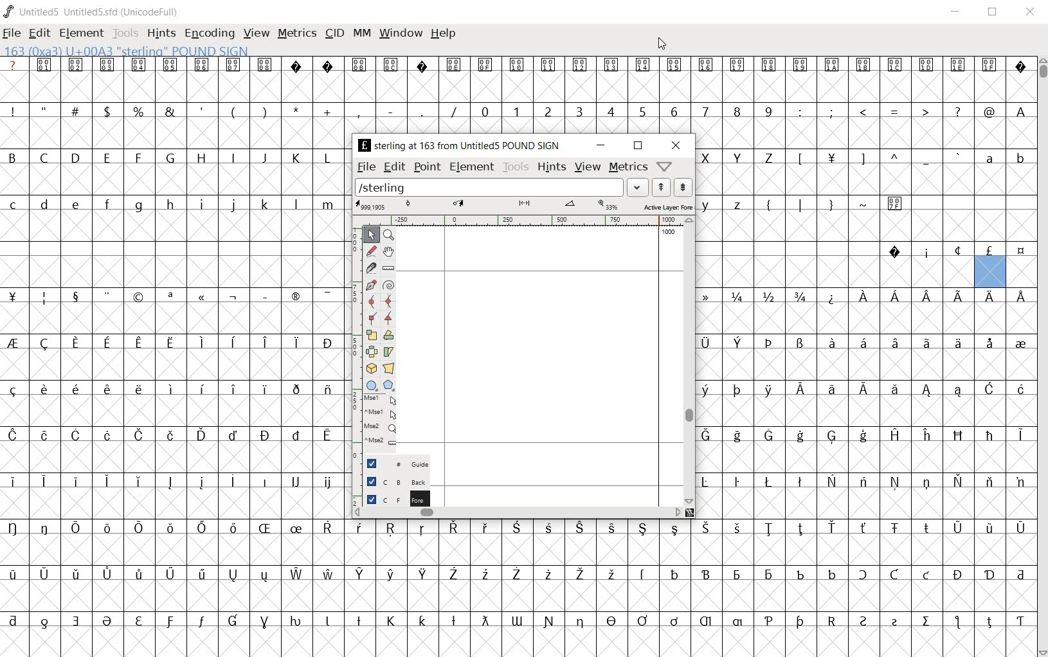 Image resolution: width=1048 pixels, height=657 pixels. Describe the element at coordinates (830, 203) in the screenshot. I see `}` at that location.